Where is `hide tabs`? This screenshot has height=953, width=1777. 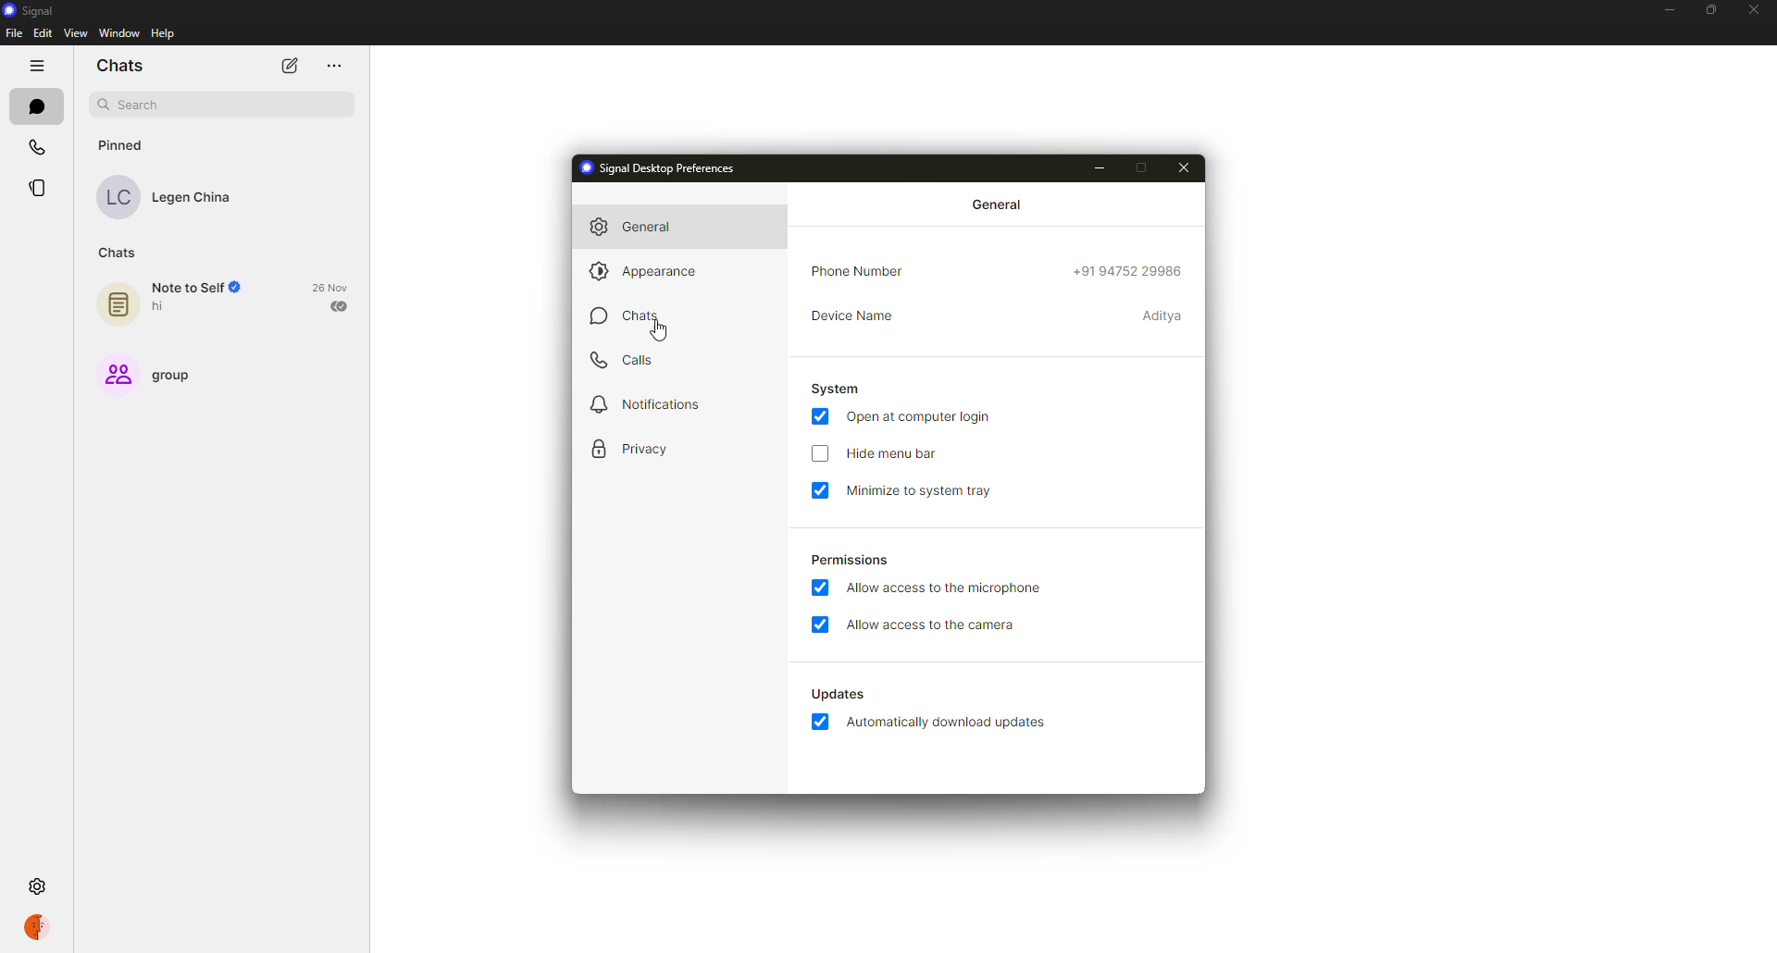 hide tabs is located at coordinates (36, 68).